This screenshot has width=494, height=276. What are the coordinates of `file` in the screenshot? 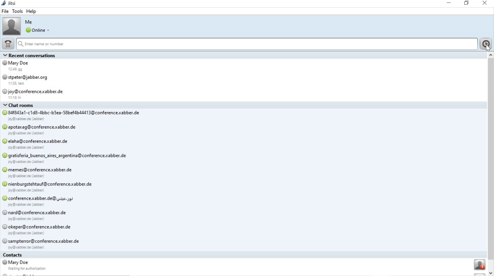 It's located at (5, 12).